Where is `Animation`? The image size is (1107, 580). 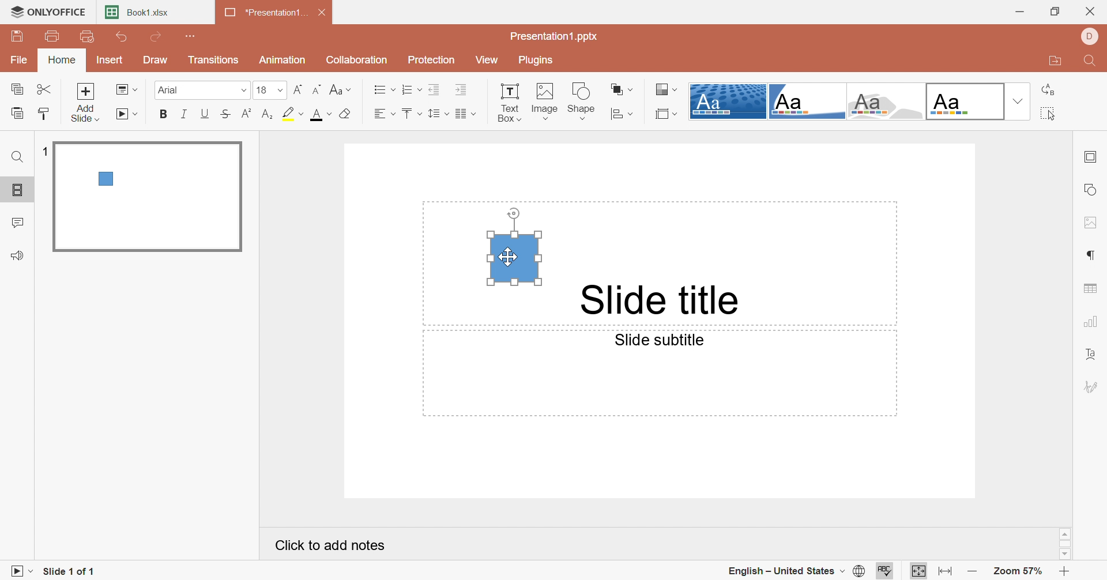
Animation is located at coordinates (281, 59).